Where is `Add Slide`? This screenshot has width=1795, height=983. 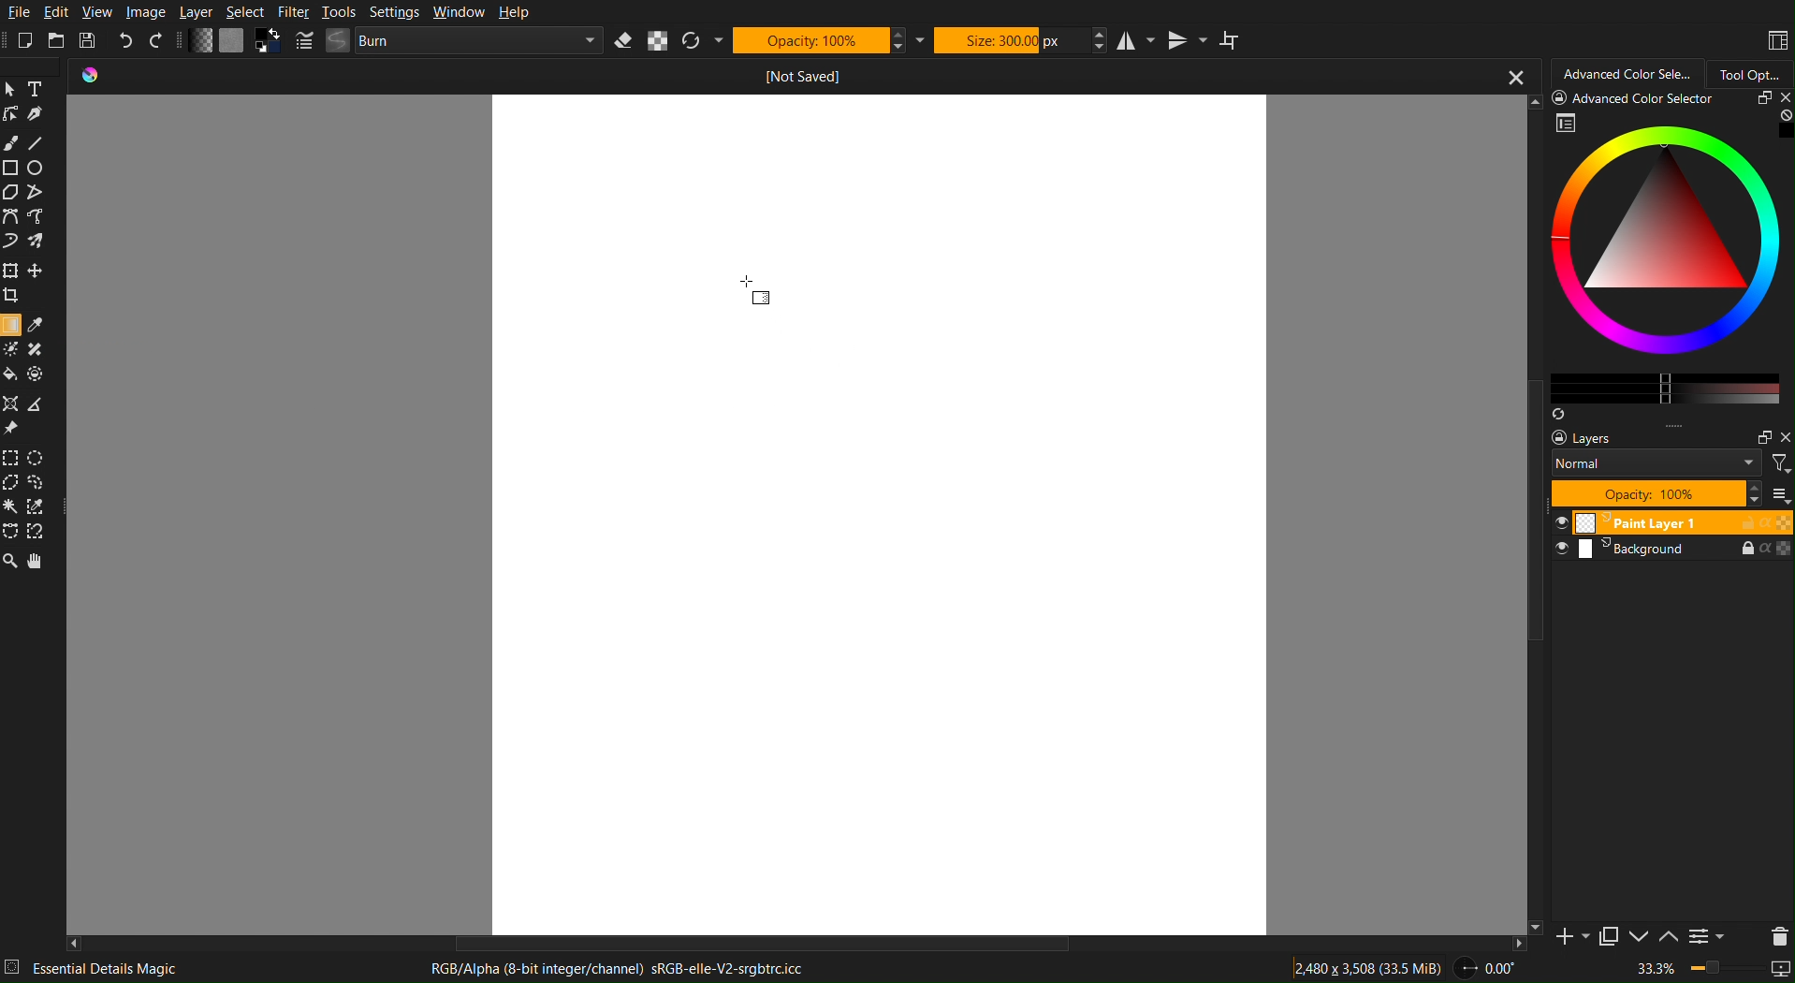 Add Slide is located at coordinates (1569, 936).